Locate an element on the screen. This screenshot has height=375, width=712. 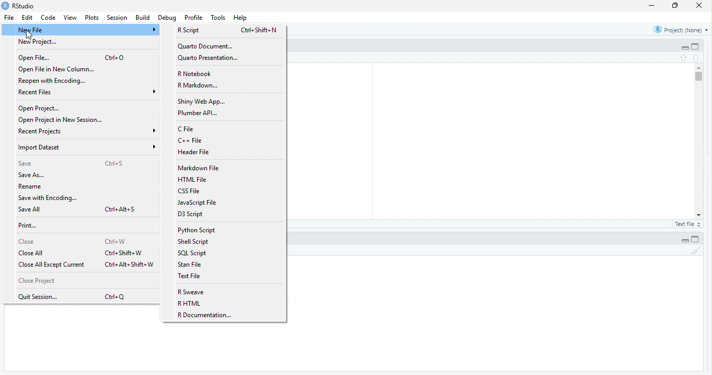
Quit Session... is located at coordinates (39, 297).